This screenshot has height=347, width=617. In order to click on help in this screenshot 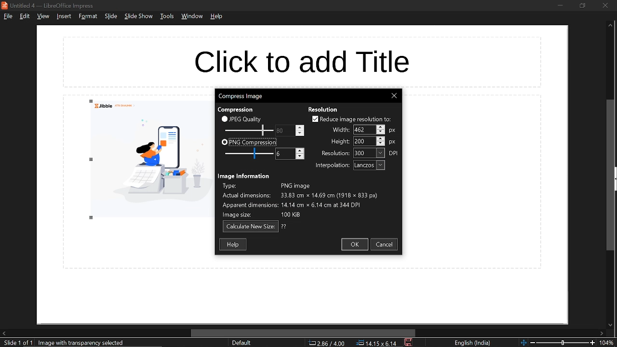, I will do `click(217, 16)`.